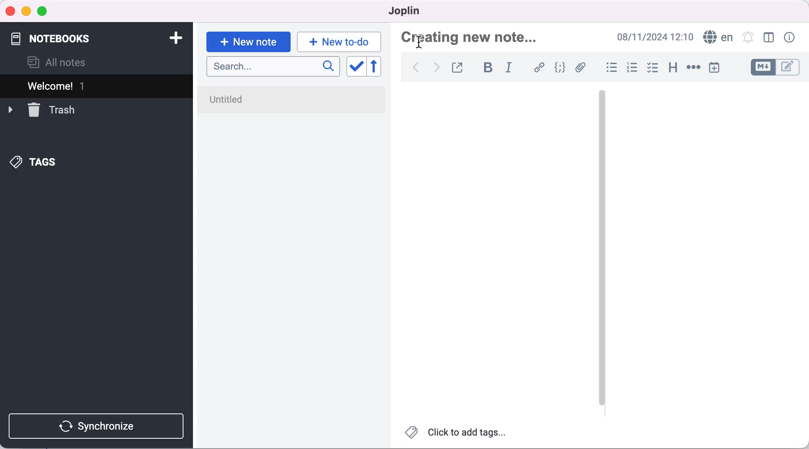 This screenshot has width=809, height=449. Describe the element at coordinates (355, 68) in the screenshot. I see `toggle sort order field` at that location.